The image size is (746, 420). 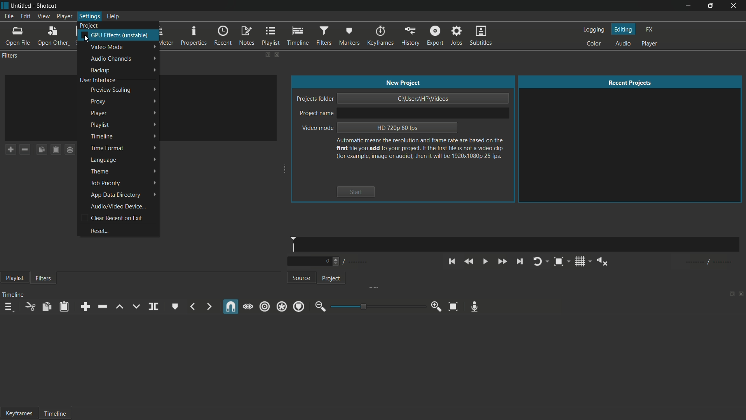 What do you see at coordinates (48, 5) in the screenshot?
I see `app name` at bounding box center [48, 5].